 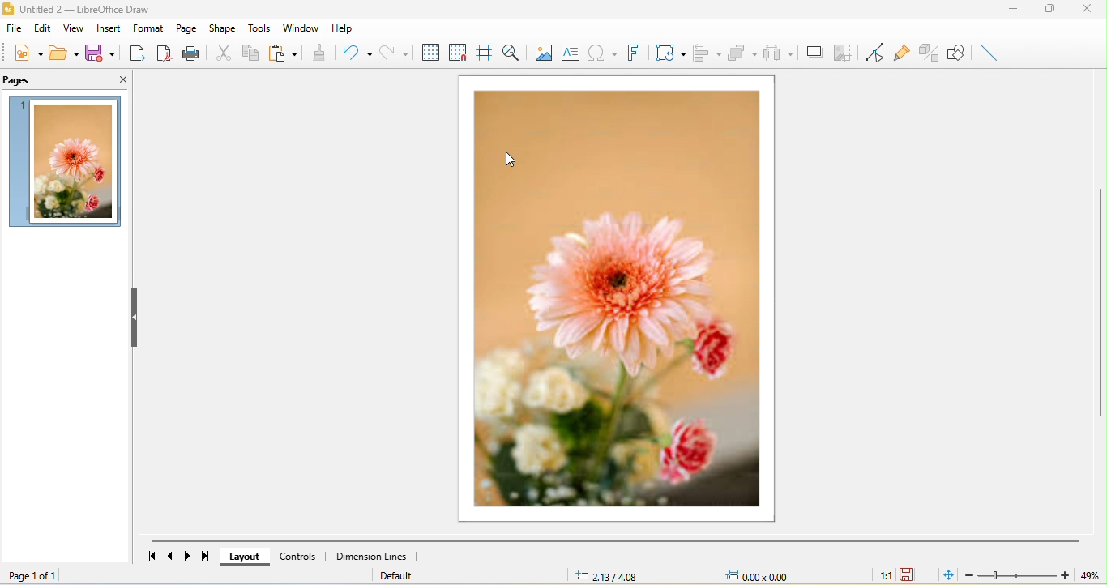 What do you see at coordinates (398, 576) in the screenshot?
I see `default` at bounding box center [398, 576].